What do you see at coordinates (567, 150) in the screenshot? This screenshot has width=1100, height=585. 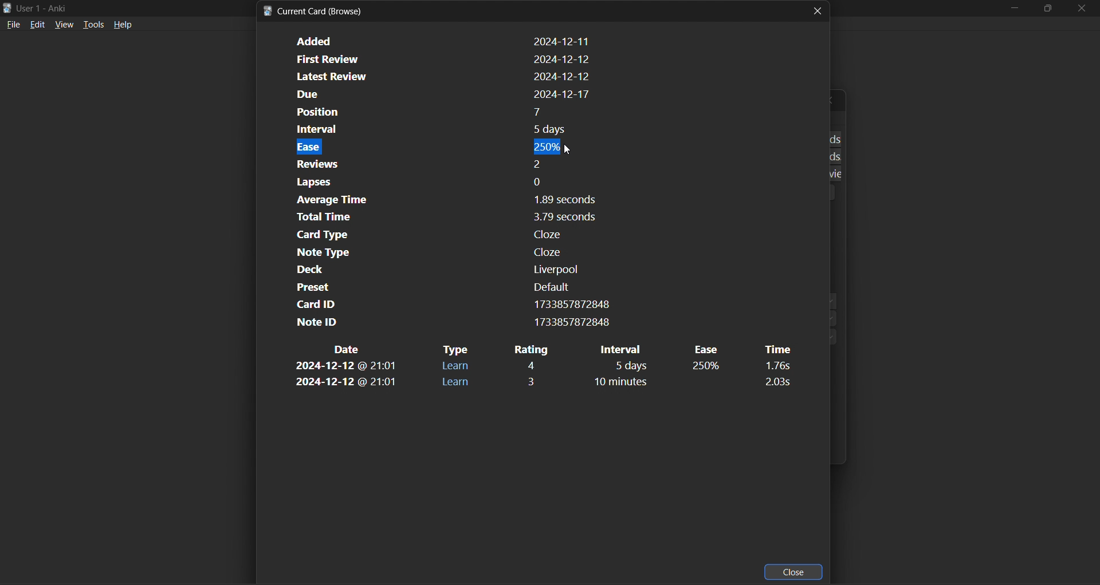 I see `cursor` at bounding box center [567, 150].